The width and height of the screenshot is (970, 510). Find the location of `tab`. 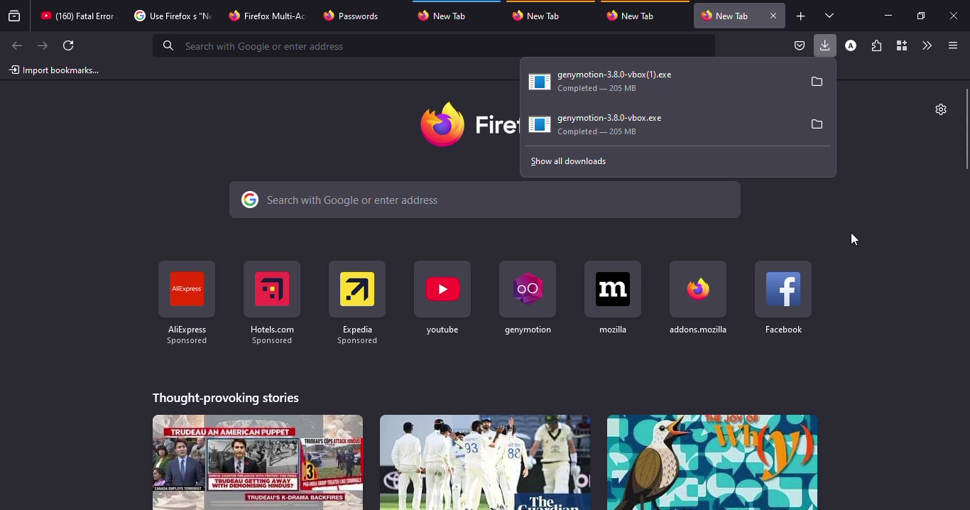

tab is located at coordinates (449, 13).